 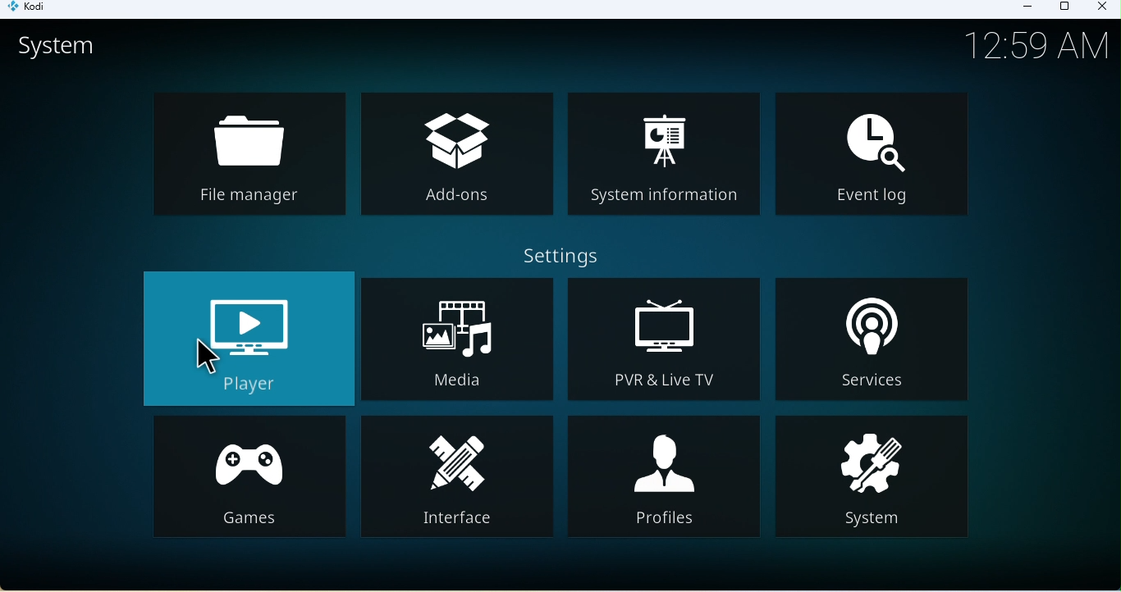 What do you see at coordinates (561, 256) in the screenshot?
I see `Settings` at bounding box center [561, 256].